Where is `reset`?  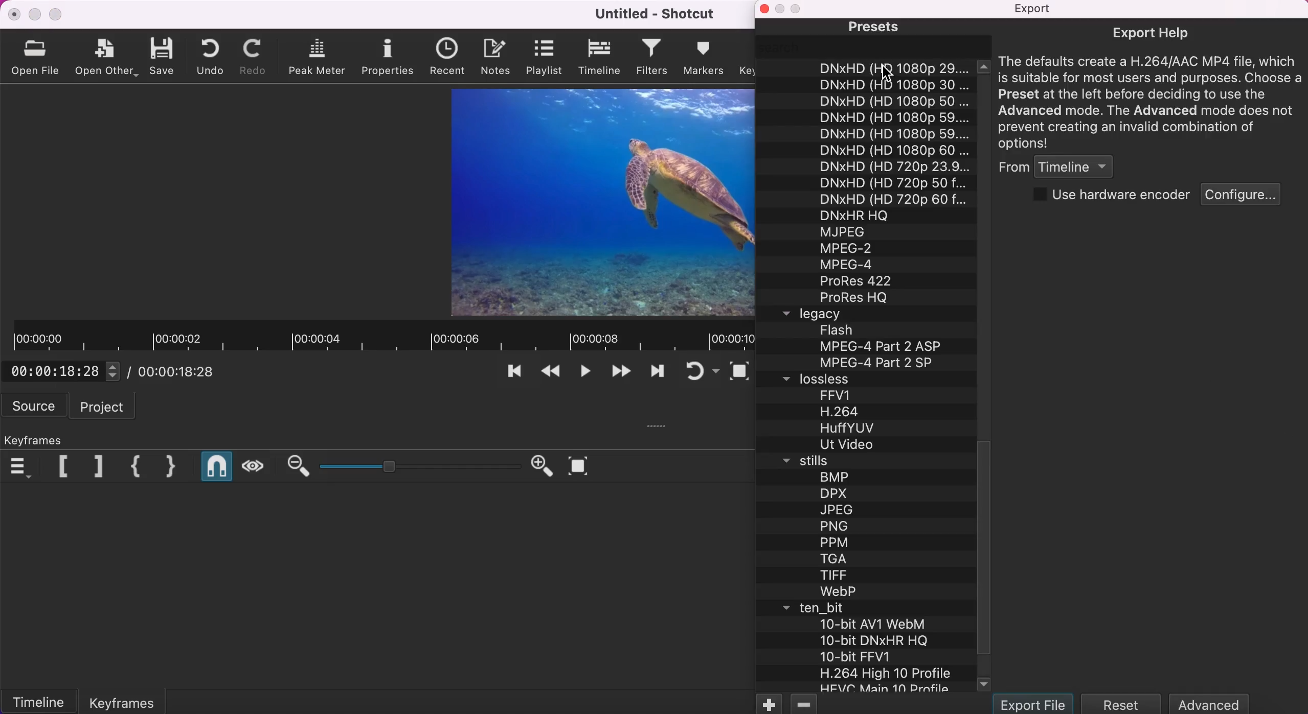 reset is located at coordinates (1120, 703).